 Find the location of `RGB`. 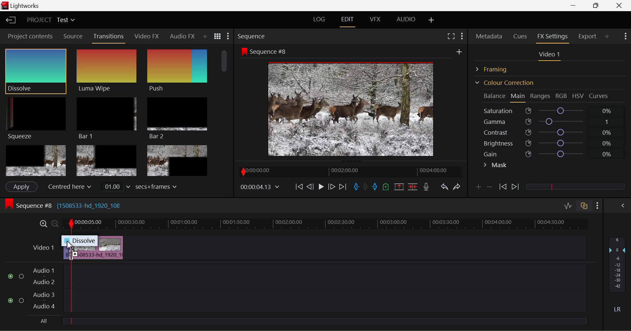

RGB is located at coordinates (562, 96).